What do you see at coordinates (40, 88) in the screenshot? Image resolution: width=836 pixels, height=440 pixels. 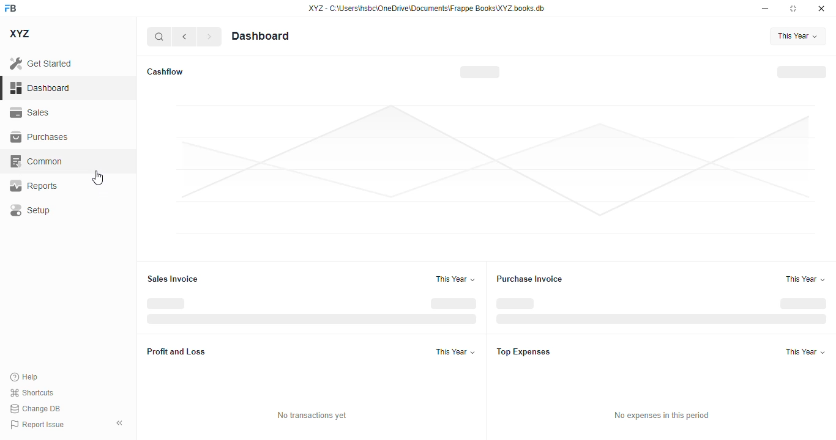 I see `dashboard` at bounding box center [40, 88].